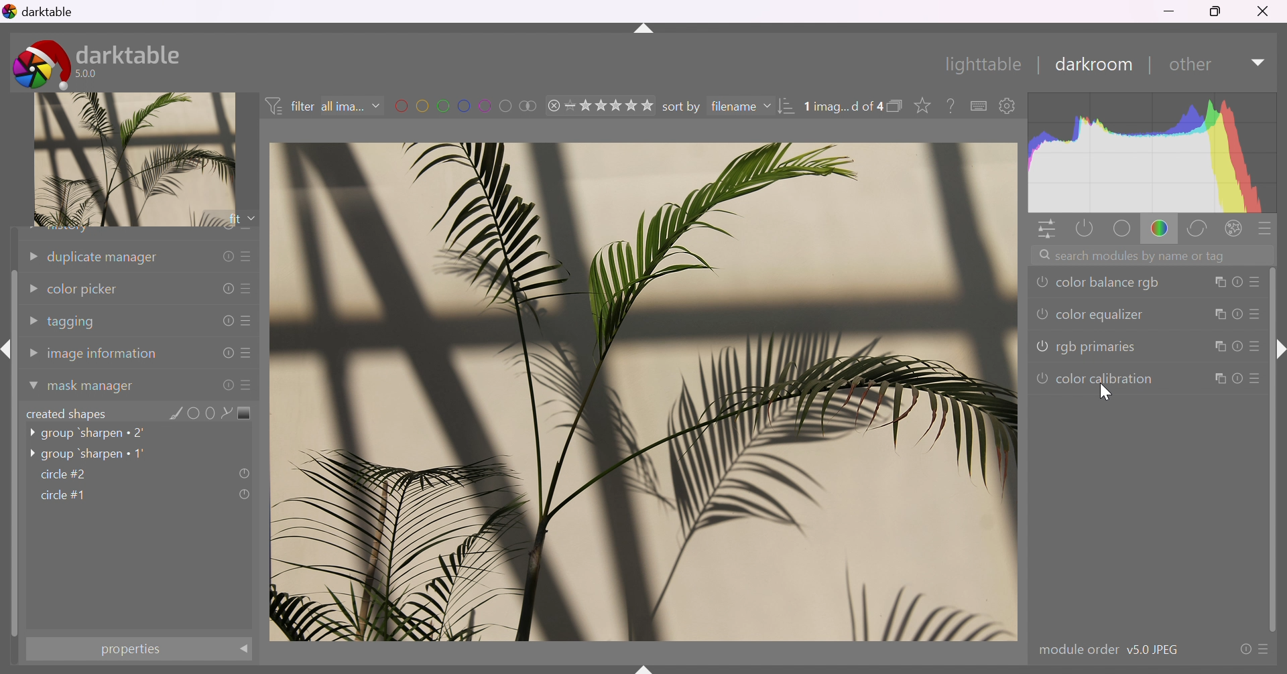 The width and height of the screenshot is (1287, 674). Describe the element at coordinates (194, 413) in the screenshot. I see `add circle` at that location.